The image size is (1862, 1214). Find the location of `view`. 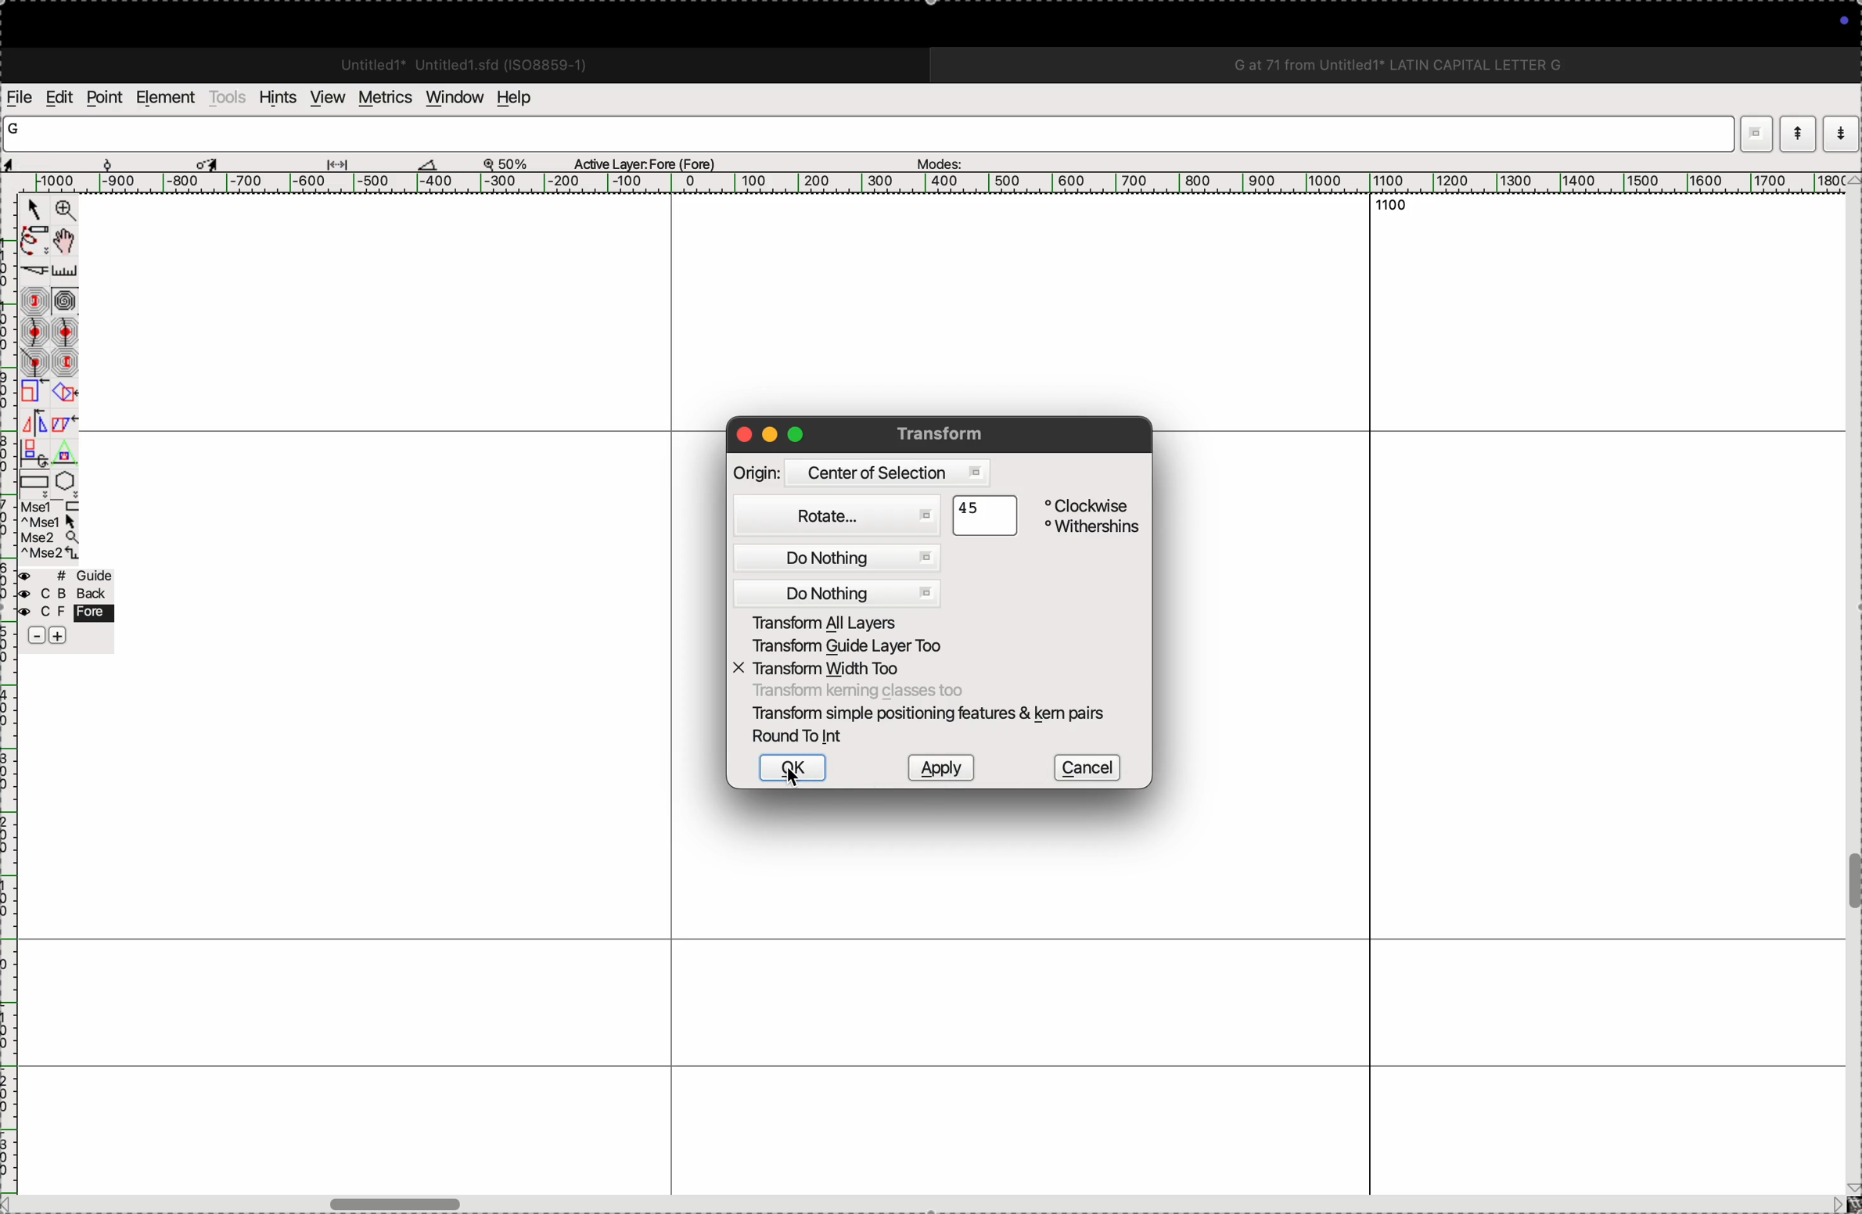

view is located at coordinates (329, 97).